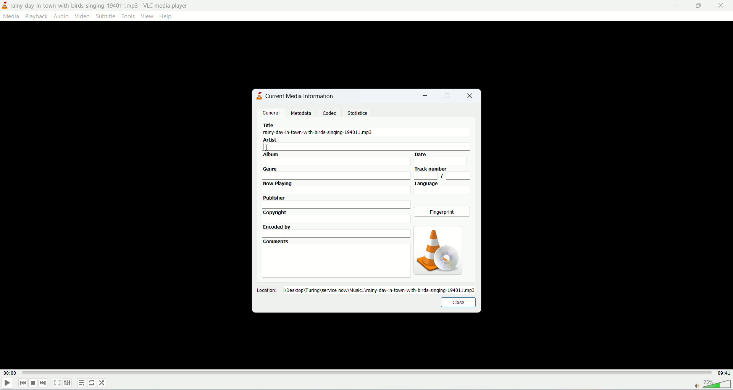 Image resolution: width=733 pixels, height=390 pixels. Describe the element at coordinates (367, 290) in the screenshot. I see `location:desktop\turing\servicenow\music1\rainy-day-in-town` at that location.